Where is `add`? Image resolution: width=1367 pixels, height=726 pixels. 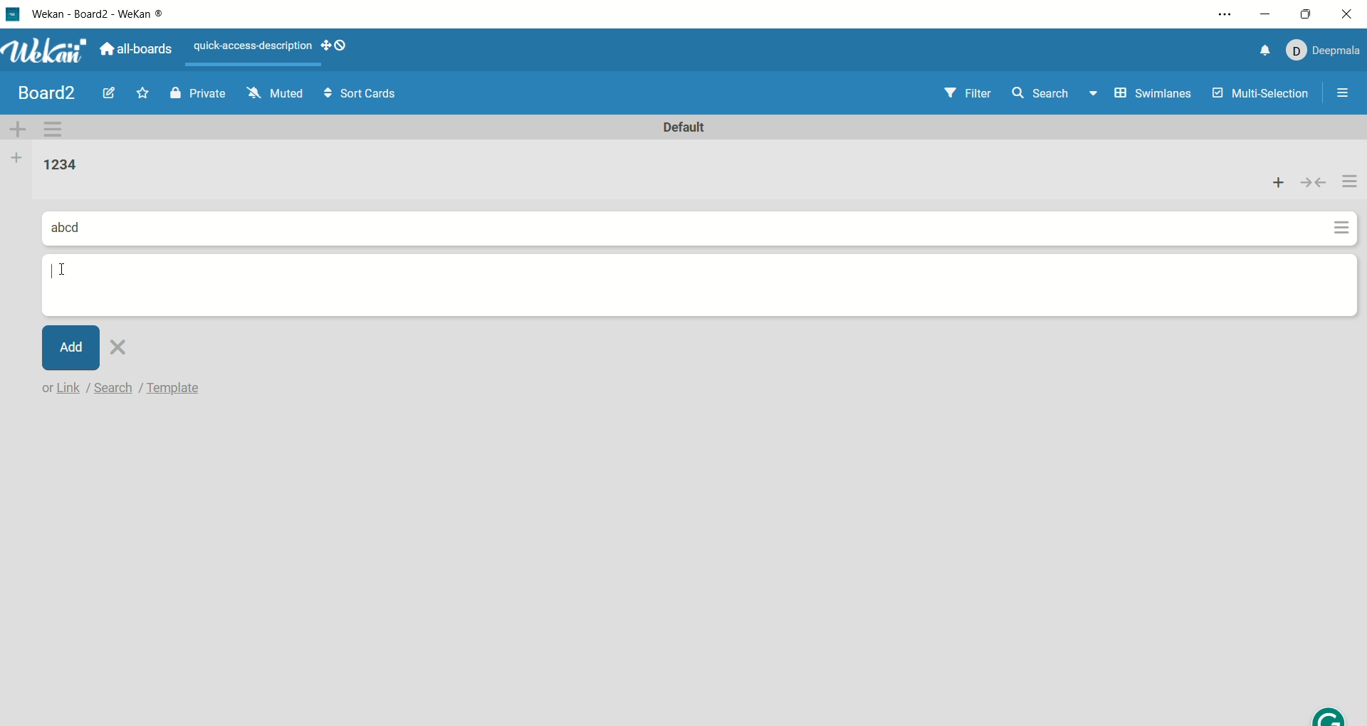
add is located at coordinates (72, 349).